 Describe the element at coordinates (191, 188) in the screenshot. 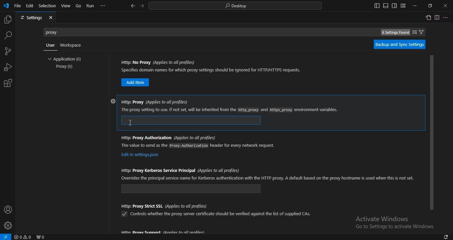

I see `https: proxy kerberos service principal` at that location.